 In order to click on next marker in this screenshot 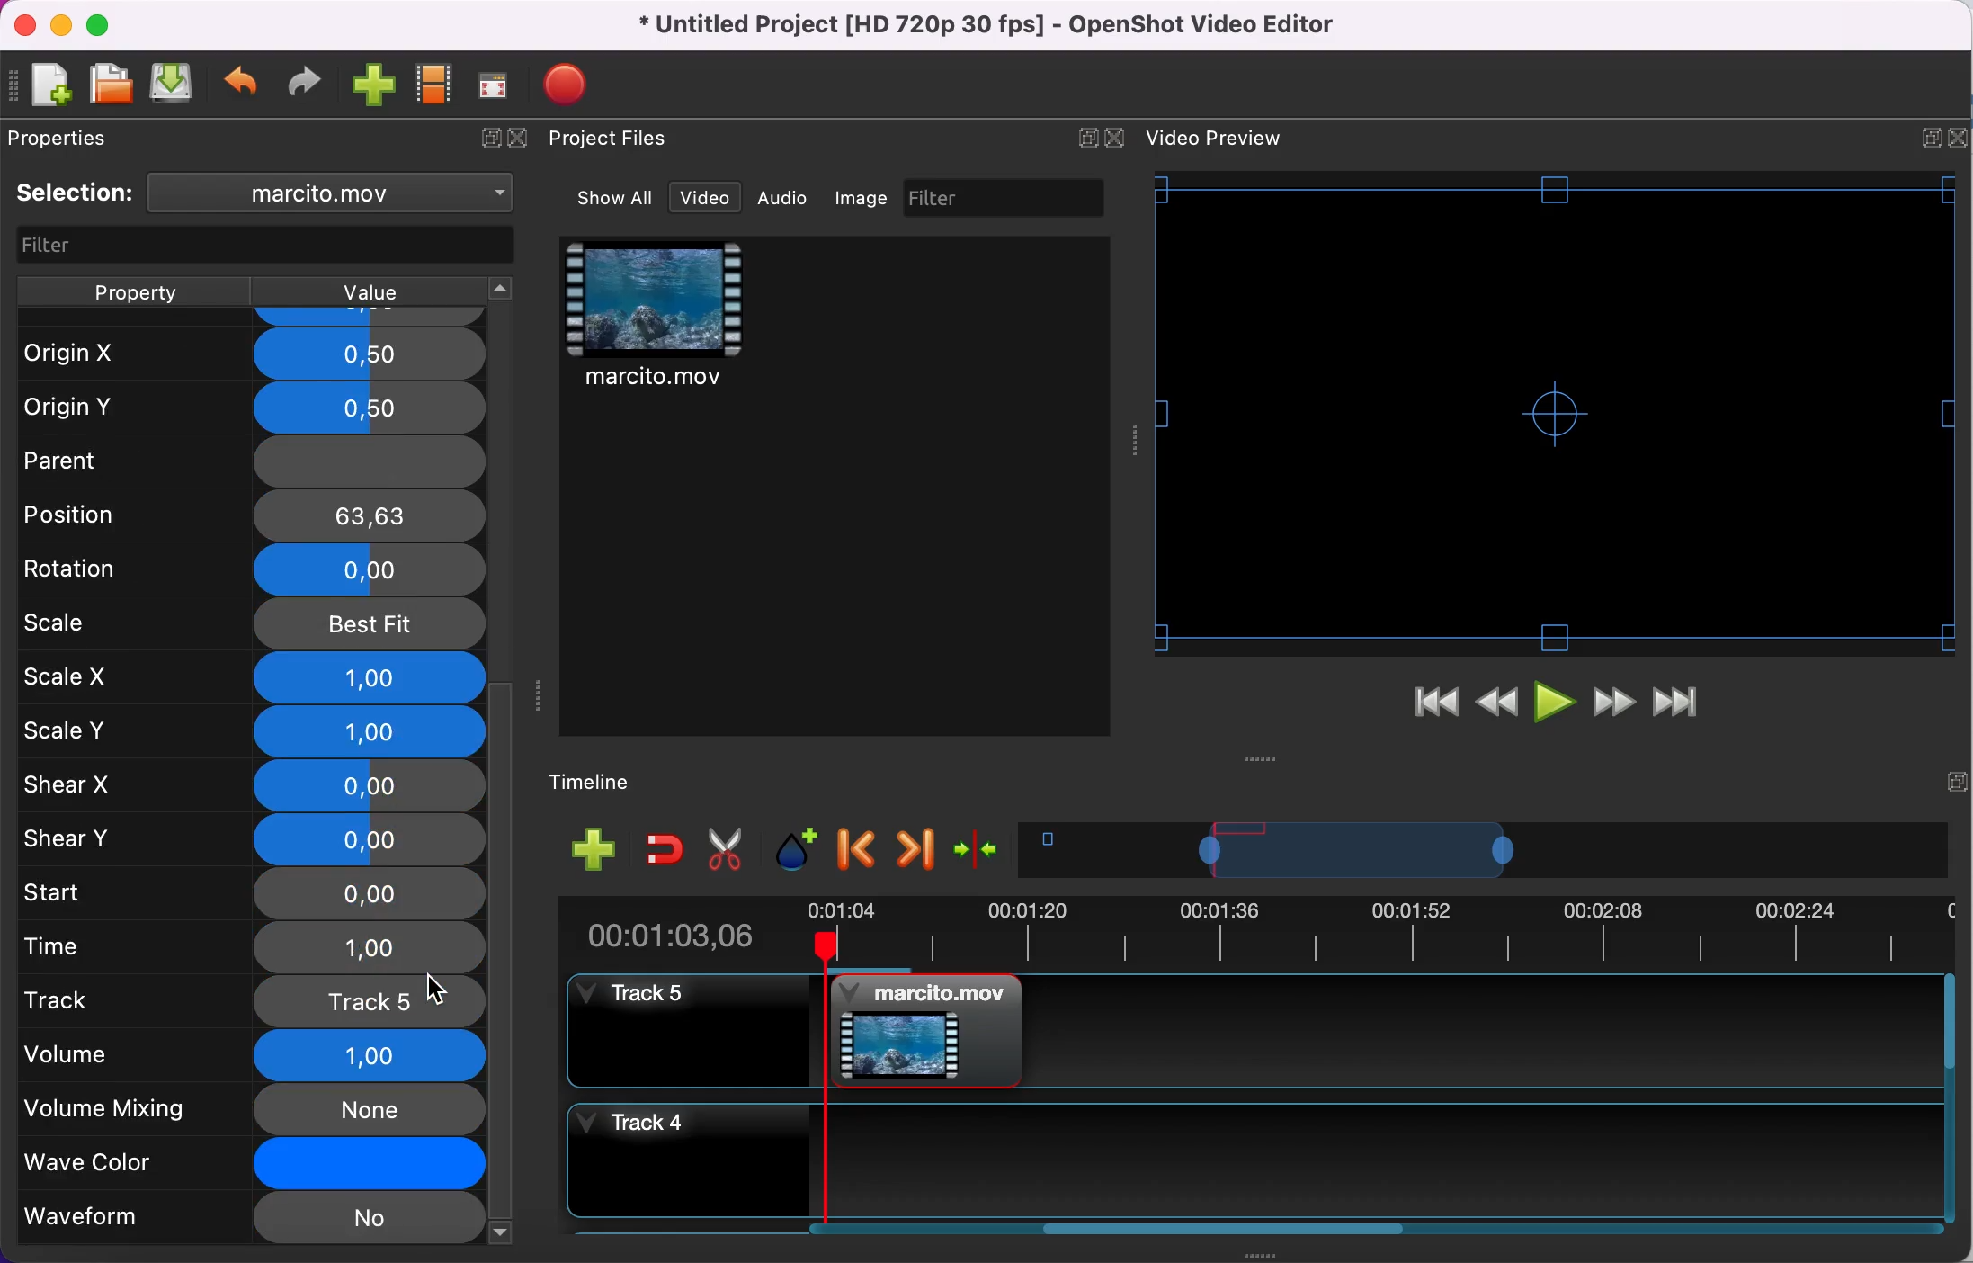, I will do `click(917, 849)`.